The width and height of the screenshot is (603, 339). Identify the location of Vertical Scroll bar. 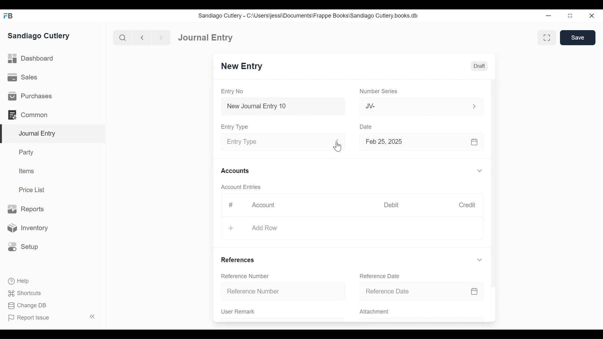
(495, 180).